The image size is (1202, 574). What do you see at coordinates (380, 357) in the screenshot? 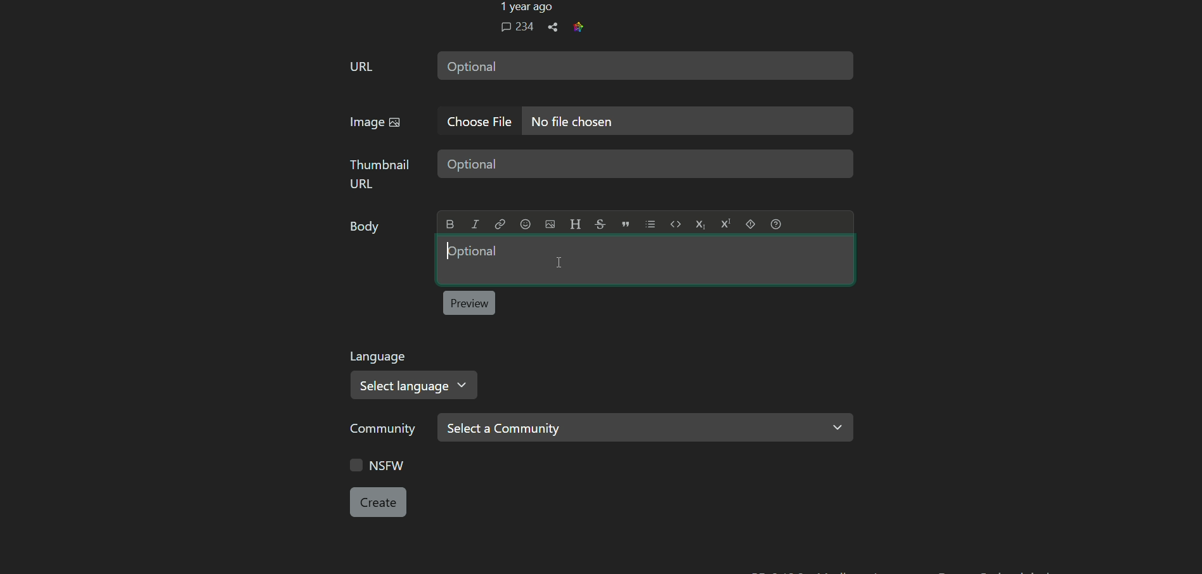
I see `Language` at bounding box center [380, 357].